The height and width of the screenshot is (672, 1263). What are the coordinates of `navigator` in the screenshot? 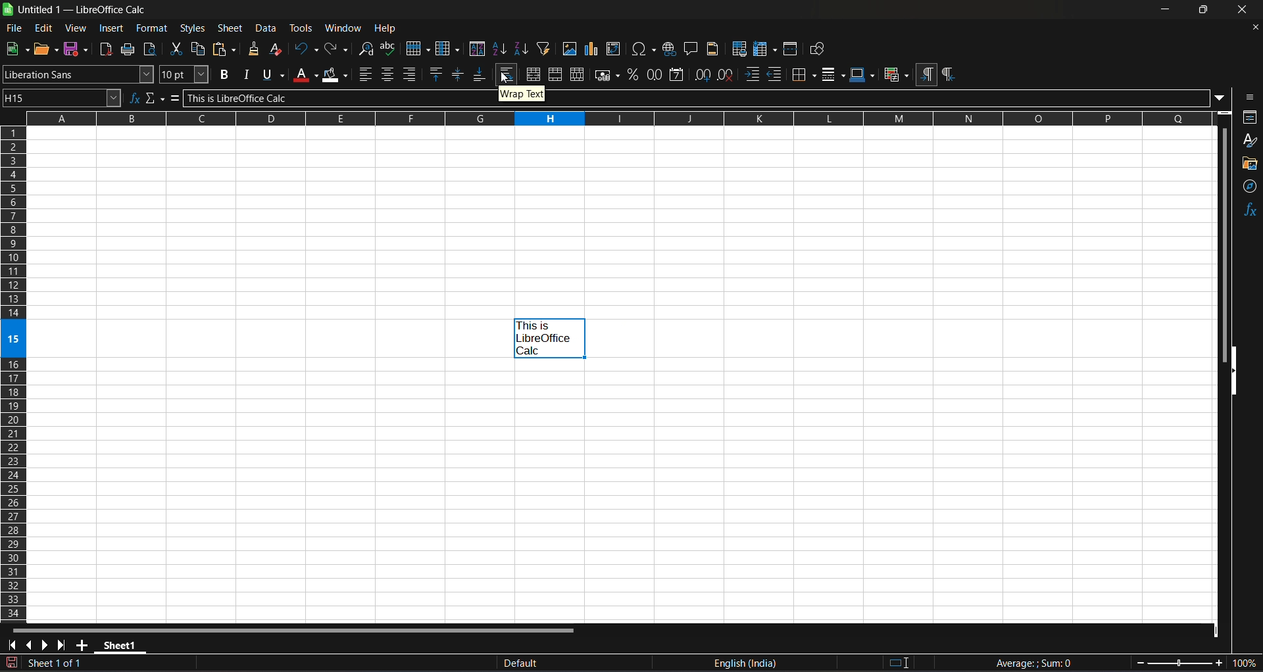 It's located at (1248, 188).